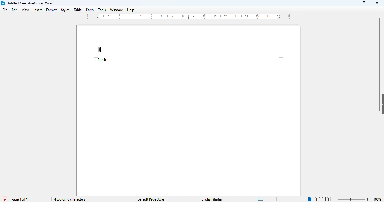 This screenshot has width=384, height=202. I want to click on zoom out, so click(335, 199).